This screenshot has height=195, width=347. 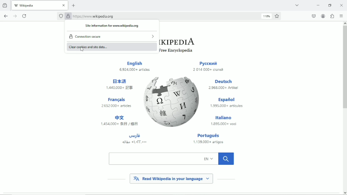 What do you see at coordinates (134, 138) in the screenshot?
I see `foreign language` at bounding box center [134, 138].